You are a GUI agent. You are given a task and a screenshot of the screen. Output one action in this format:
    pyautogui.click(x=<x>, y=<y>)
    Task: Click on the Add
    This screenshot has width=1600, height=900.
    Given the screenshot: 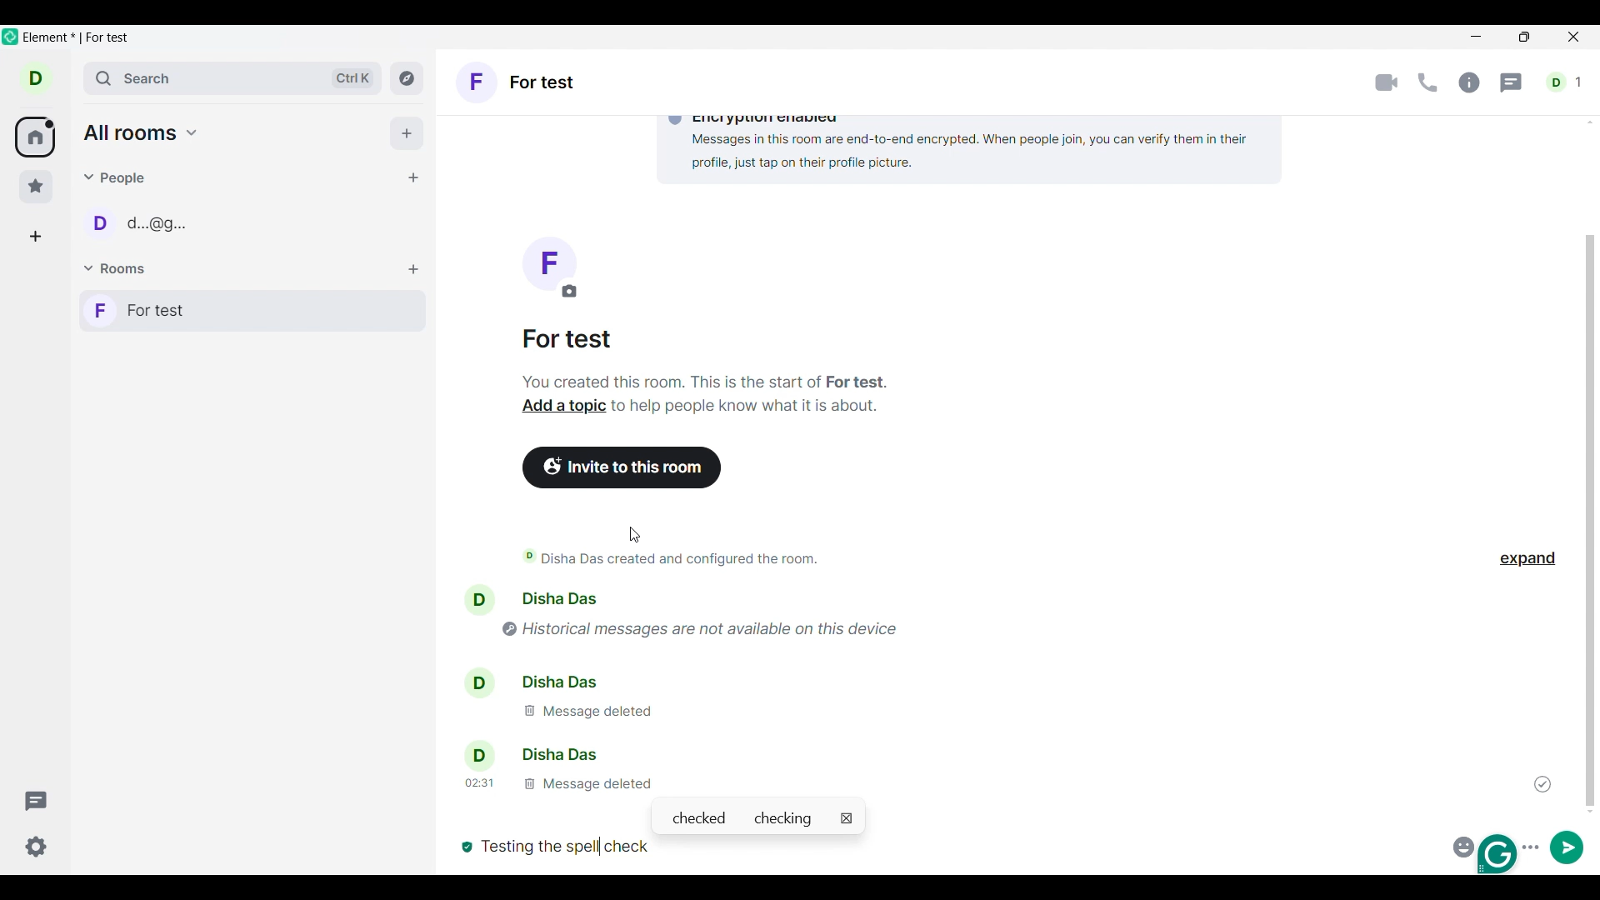 What is the action you would take?
    pyautogui.click(x=407, y=133)
    